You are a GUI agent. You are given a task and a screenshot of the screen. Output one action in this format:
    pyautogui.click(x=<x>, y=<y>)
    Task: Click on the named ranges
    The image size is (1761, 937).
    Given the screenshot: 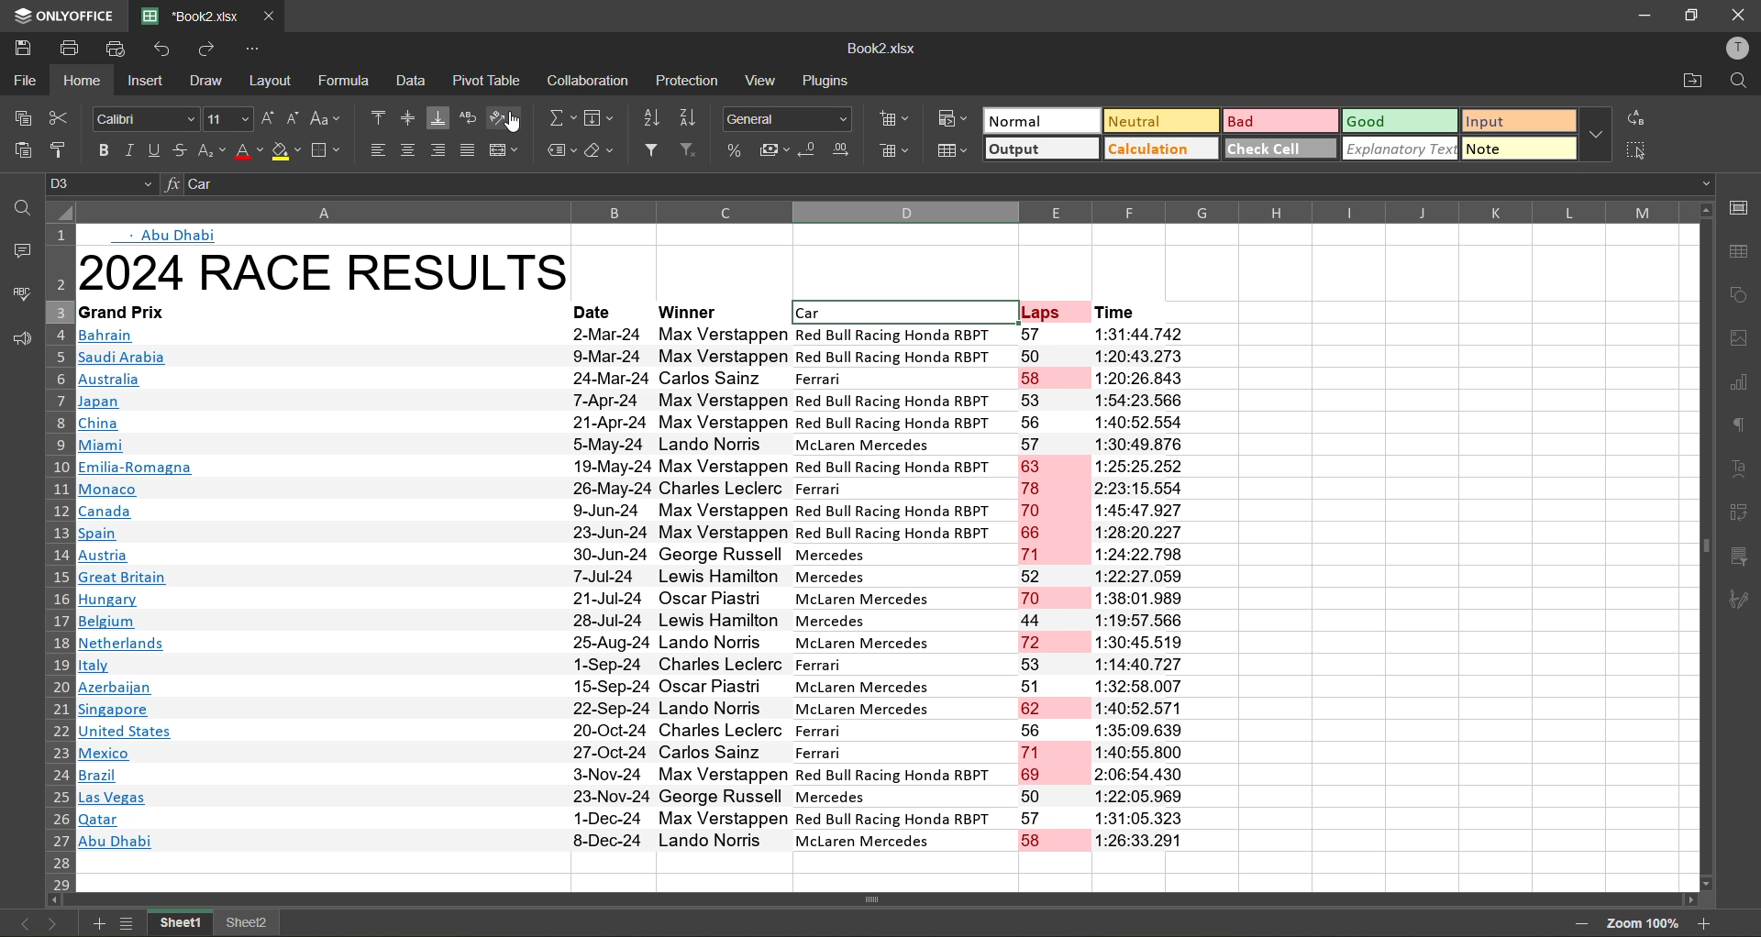 What is the action you would take?
    pyautogui.click(x=560, y=150)
    